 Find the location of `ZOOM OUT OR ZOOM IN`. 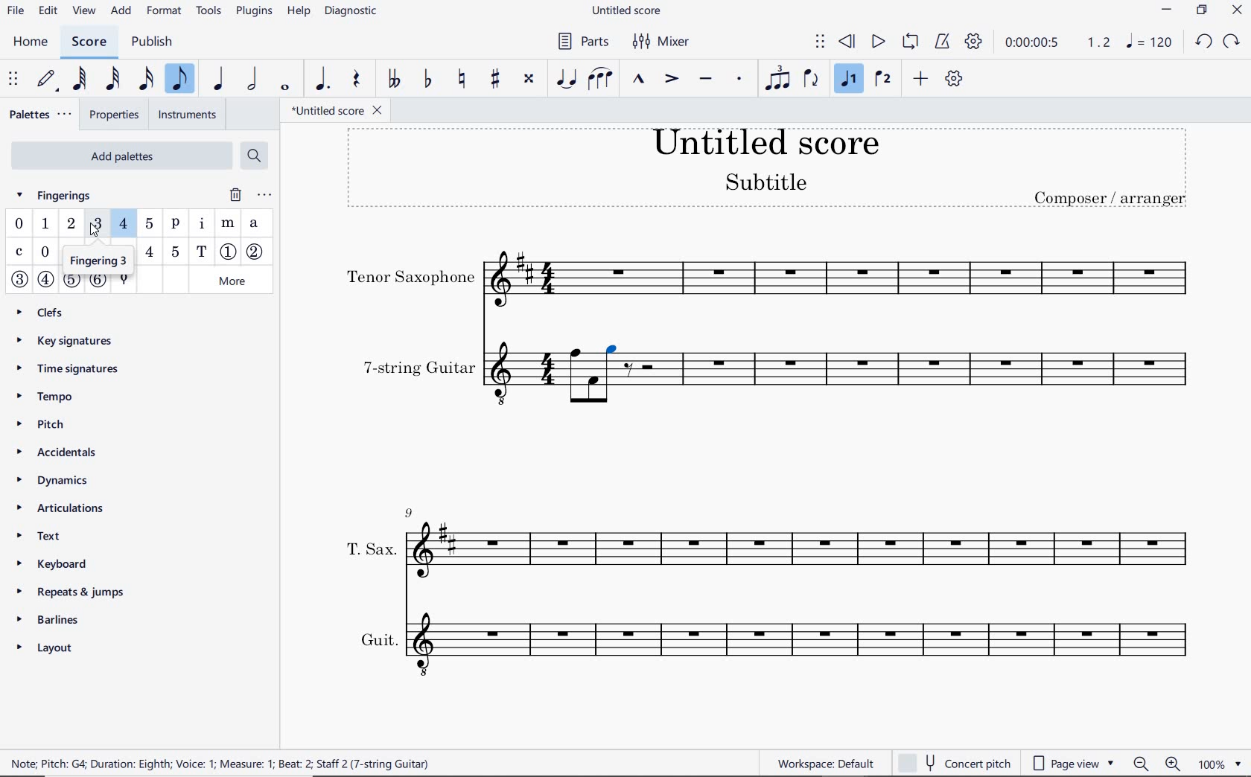

ZOOM OUT OR ZOOM IN is located at coordinates (1156, 764).